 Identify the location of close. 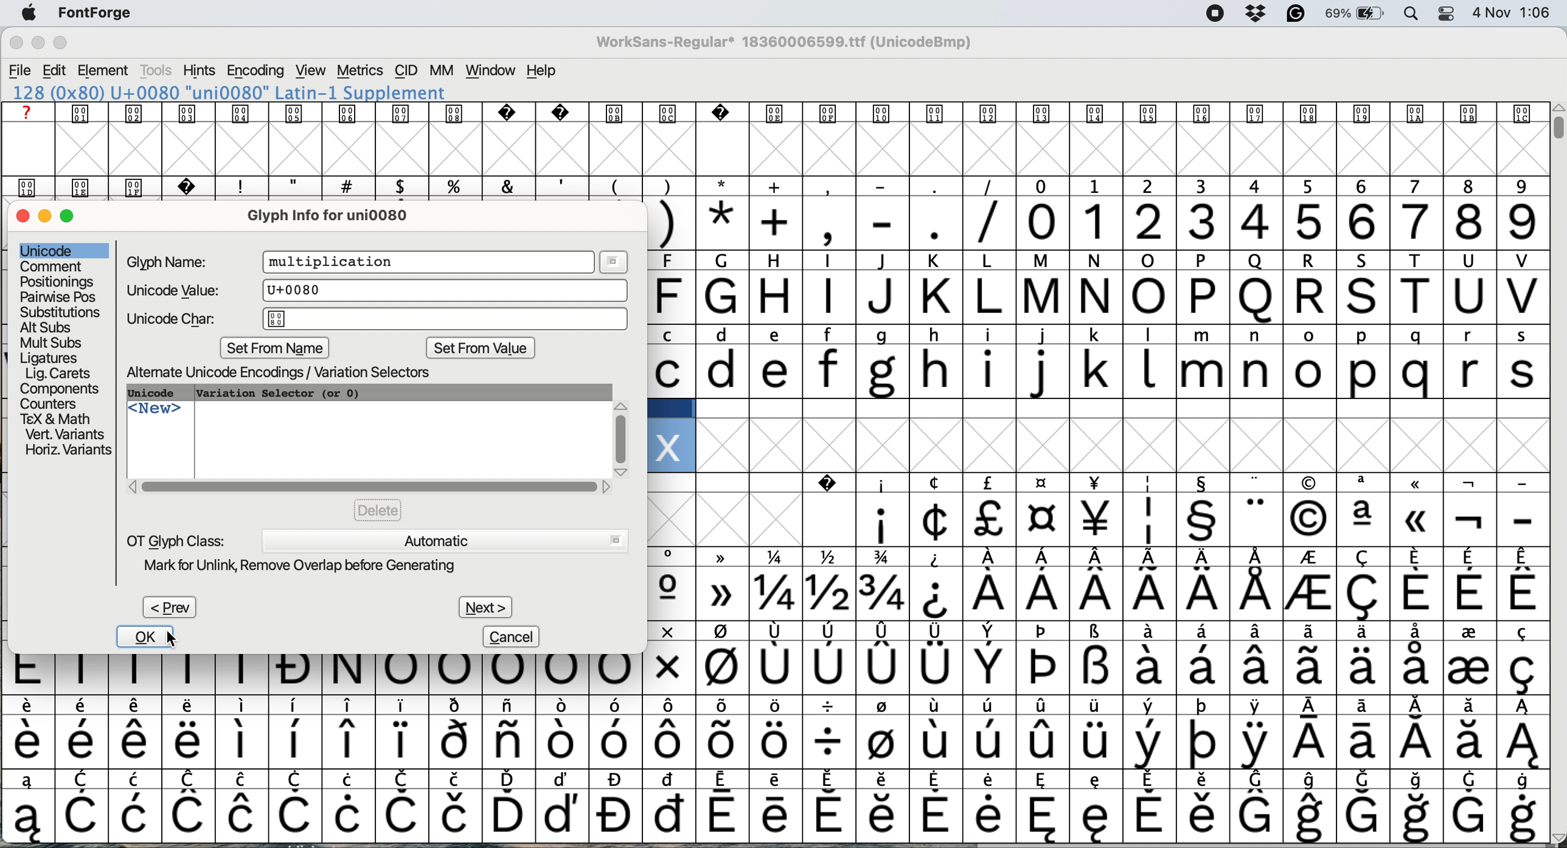
(23, 217).